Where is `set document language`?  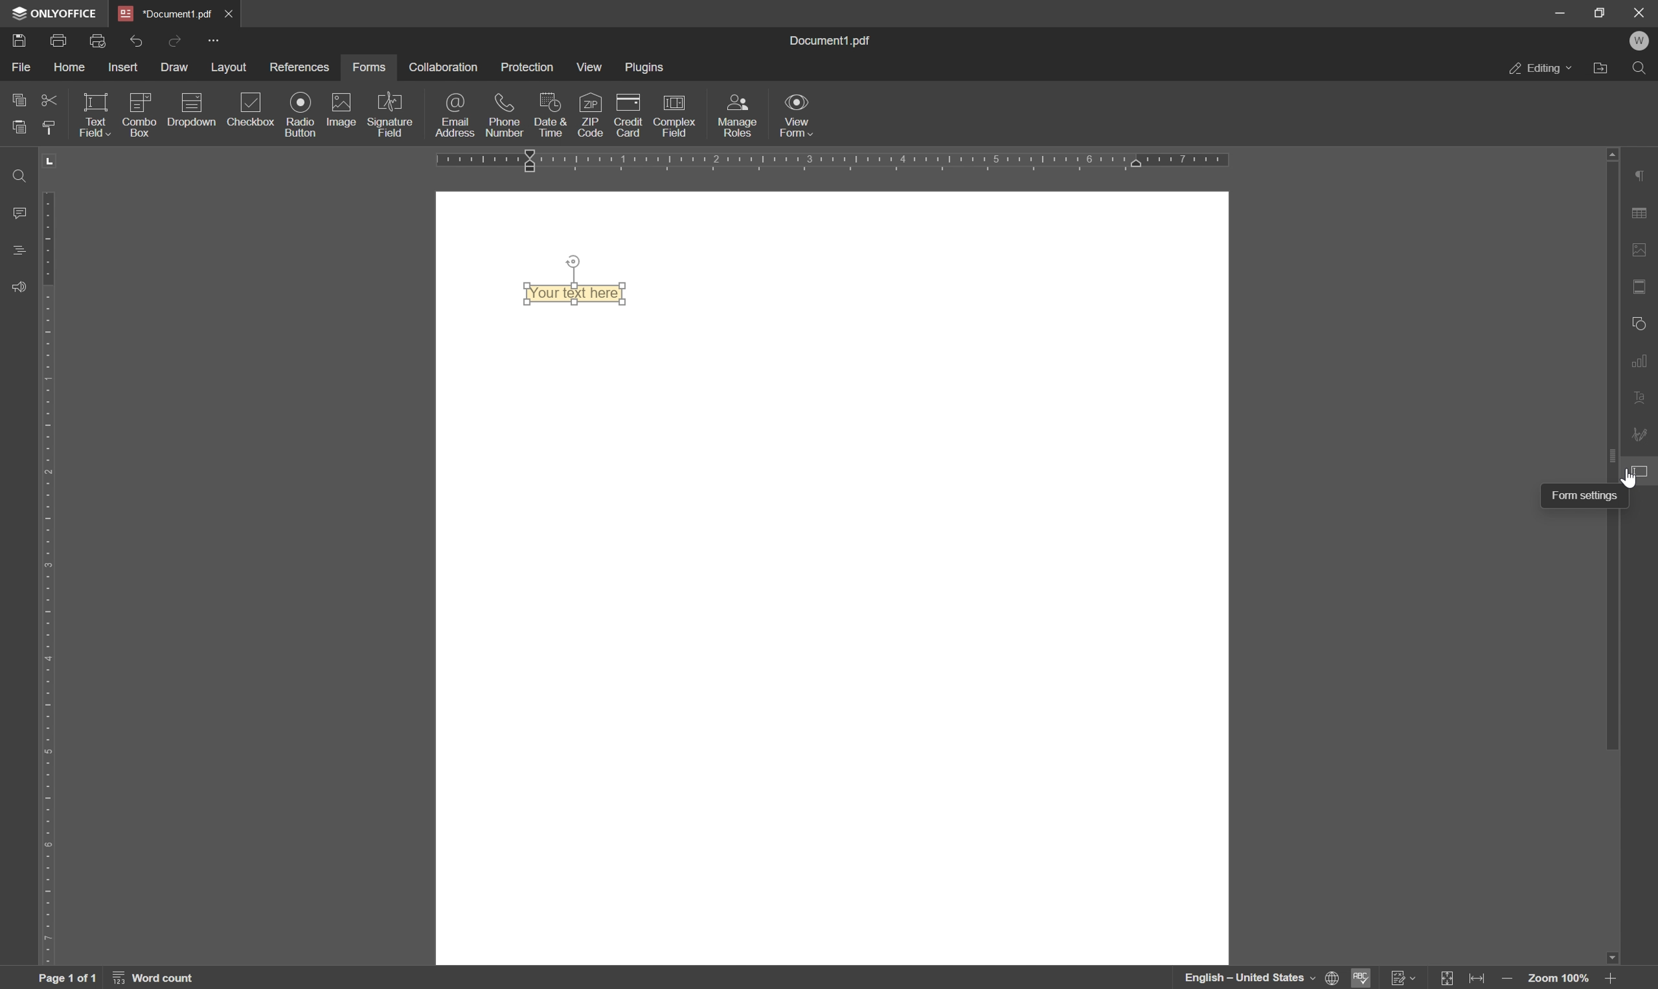
set document language is located at coordinates (1261, 978).